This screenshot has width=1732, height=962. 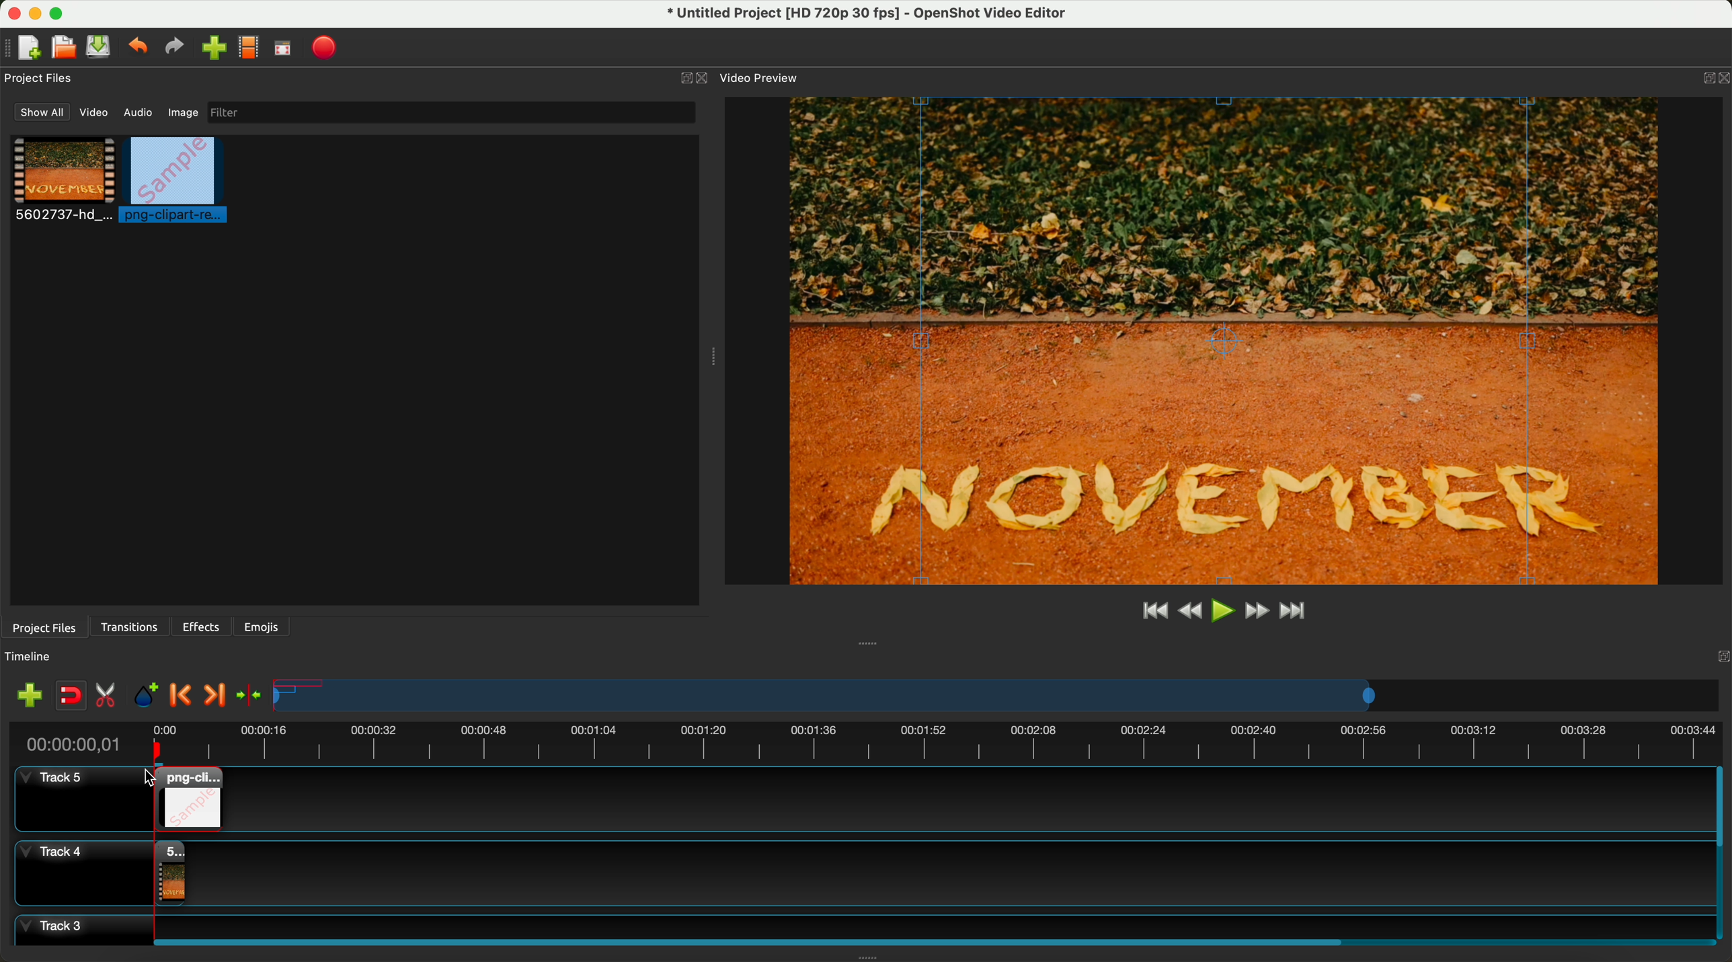 What do you see at coordinates (178, 48) in the screenshot?
I see `redo` at bounding box center [178, 48].